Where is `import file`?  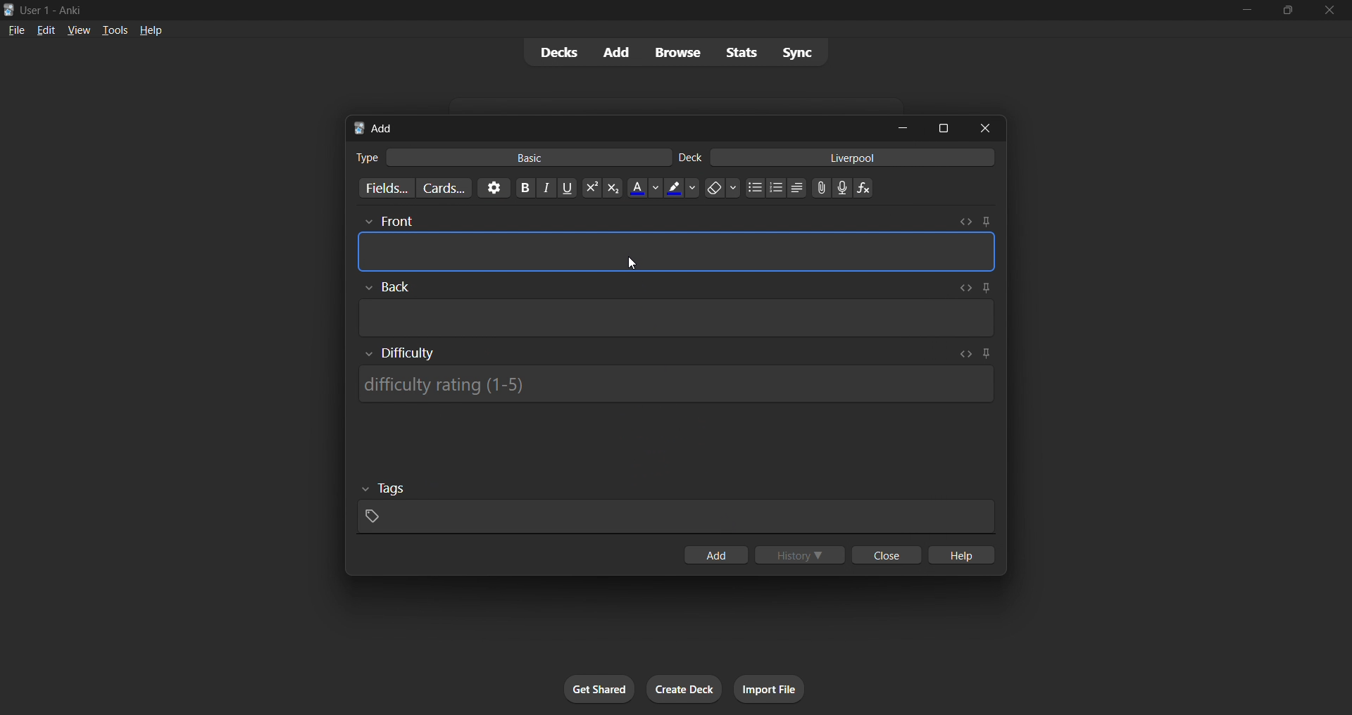 import file is located at coordinates (769, 689).